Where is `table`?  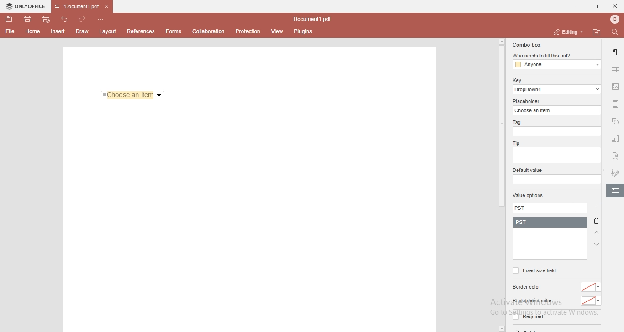 table is located at coordinates (615, 69).